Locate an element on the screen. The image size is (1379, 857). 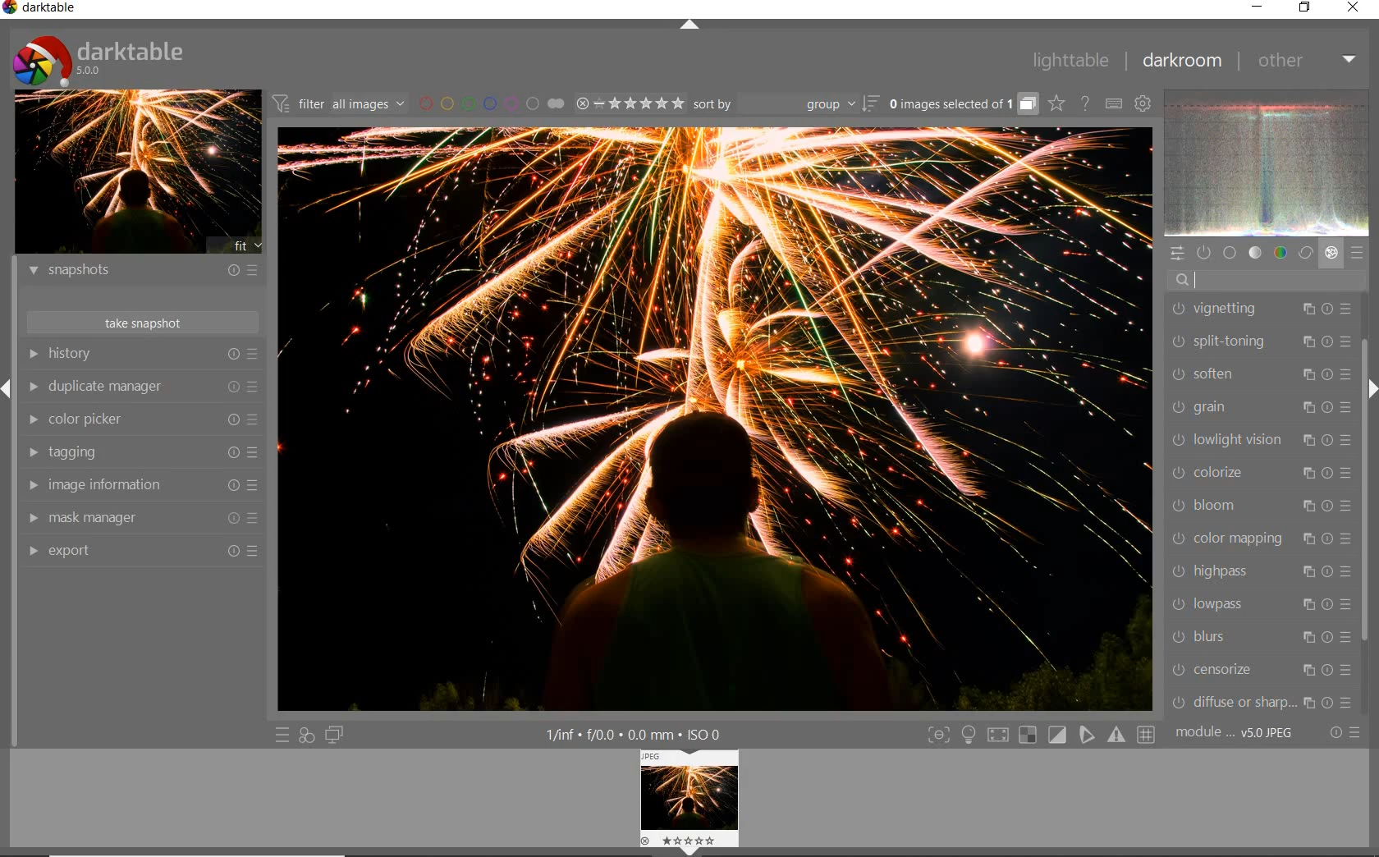
lowlight vision is located at coordinates (1260, 441).